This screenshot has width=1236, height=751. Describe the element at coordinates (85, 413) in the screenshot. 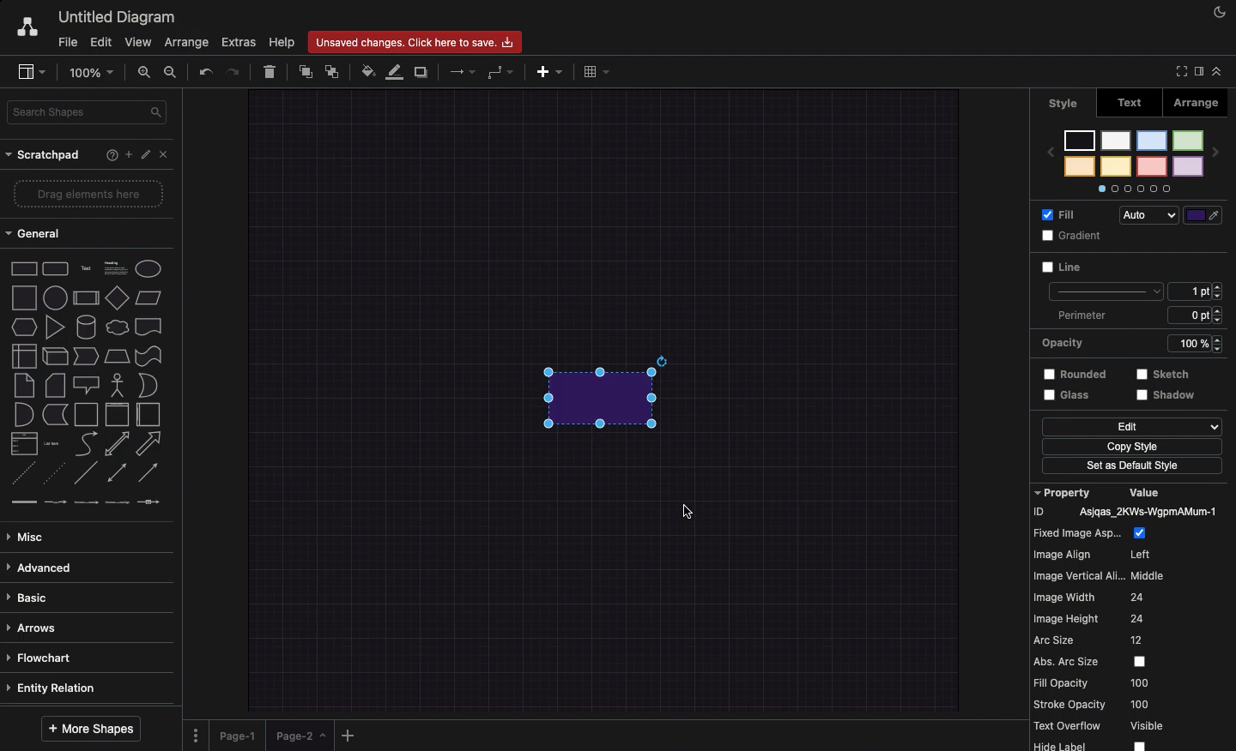

I see `container` at that location.